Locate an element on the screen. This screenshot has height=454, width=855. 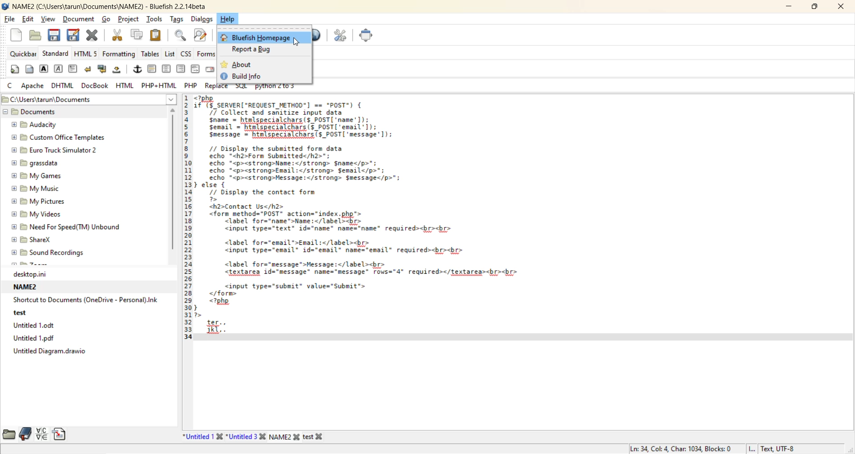
c is located at coordinates (11, 84).